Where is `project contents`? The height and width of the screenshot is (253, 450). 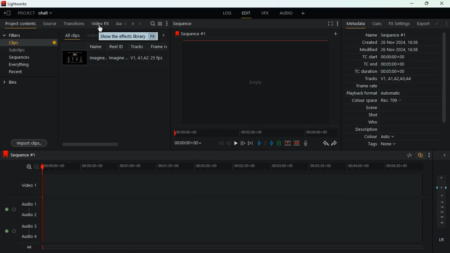 project contents is located at coordinates (20, 24).